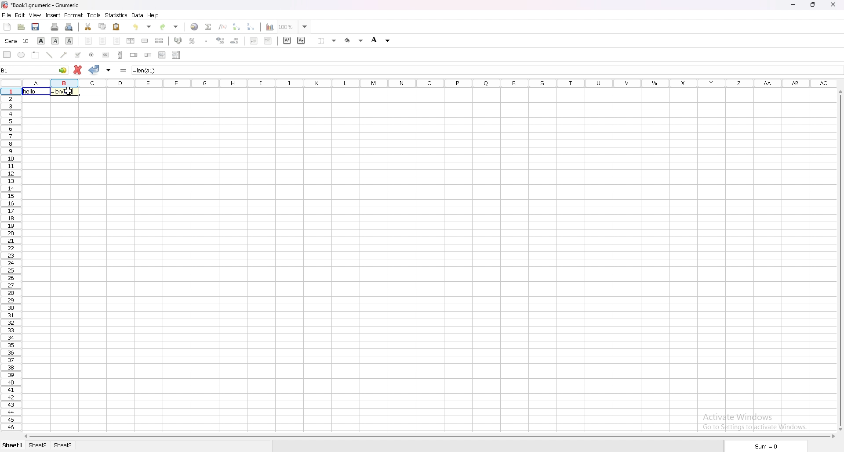  Describe the element at coordinates (35, 69) in the screenshot. I see `selected cell` at that location.